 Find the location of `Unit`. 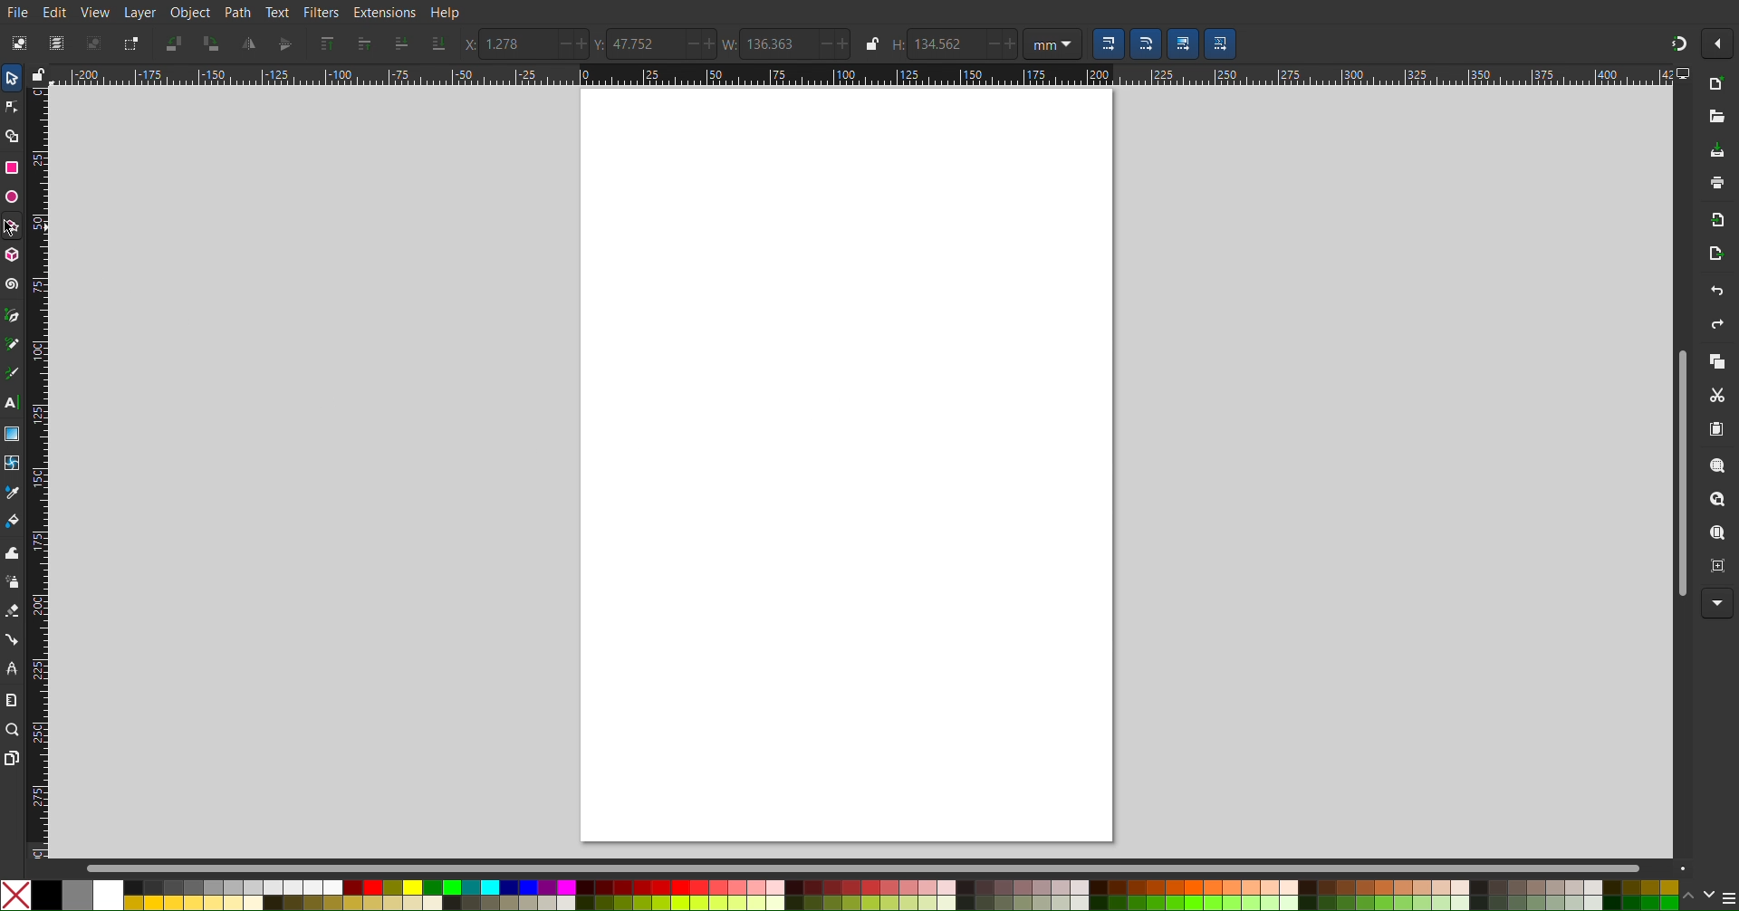

Unit is located at coordinates (1053, 44).